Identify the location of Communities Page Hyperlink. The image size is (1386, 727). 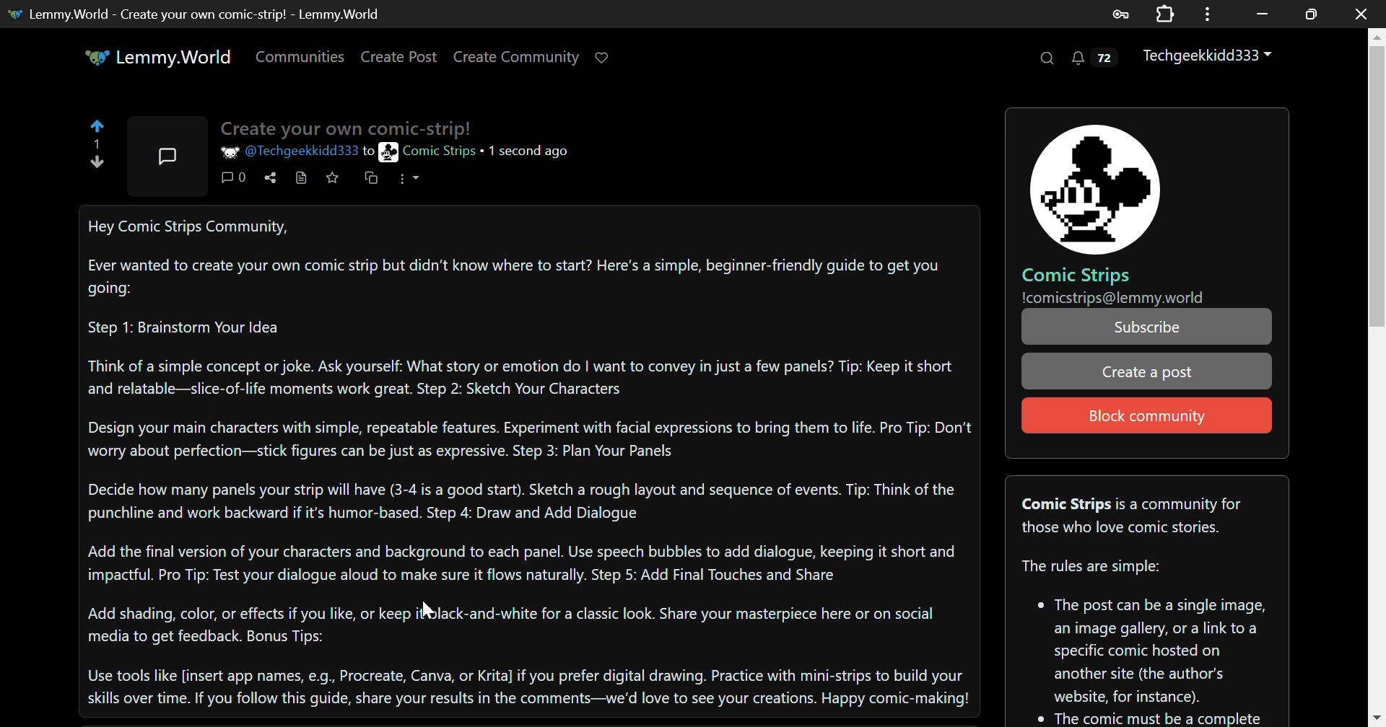
(300, 56).